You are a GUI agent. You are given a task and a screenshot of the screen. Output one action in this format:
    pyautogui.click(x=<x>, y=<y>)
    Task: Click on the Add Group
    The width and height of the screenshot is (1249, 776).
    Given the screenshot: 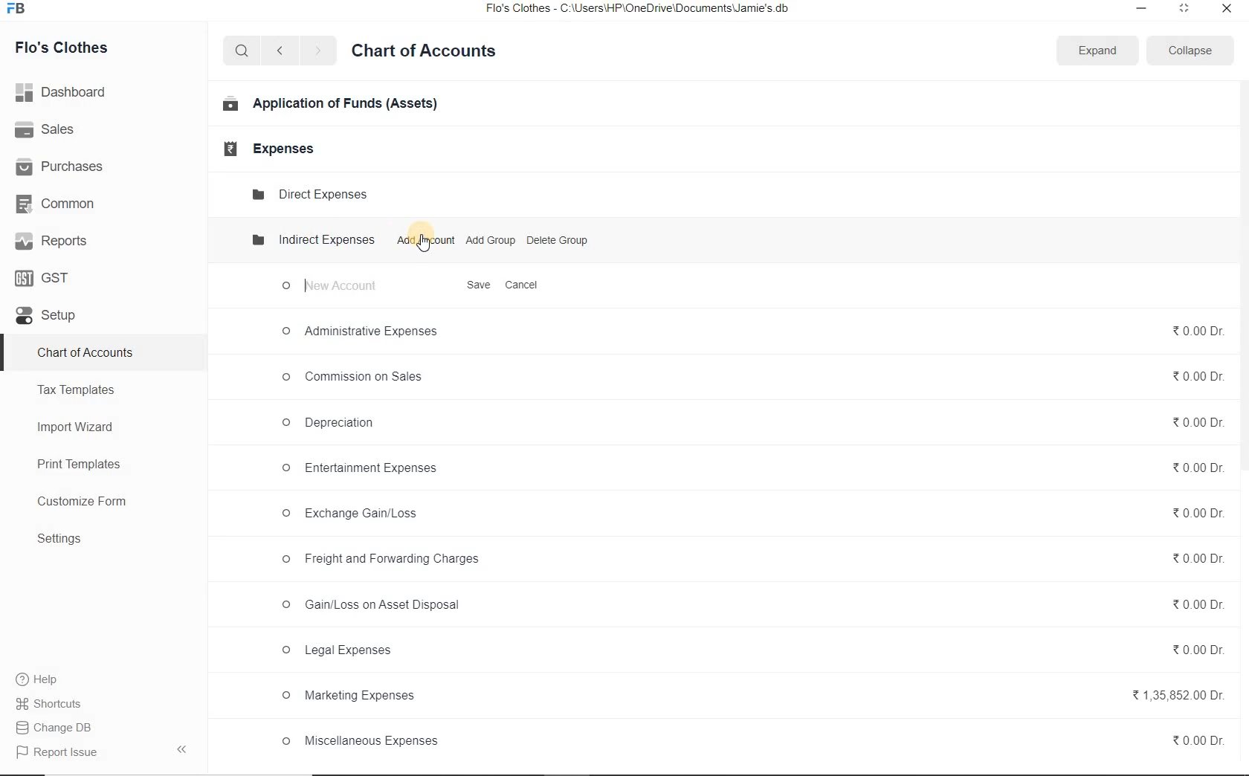 What is the action you would take?
    pyautogui.click(x=489, y=241)
    